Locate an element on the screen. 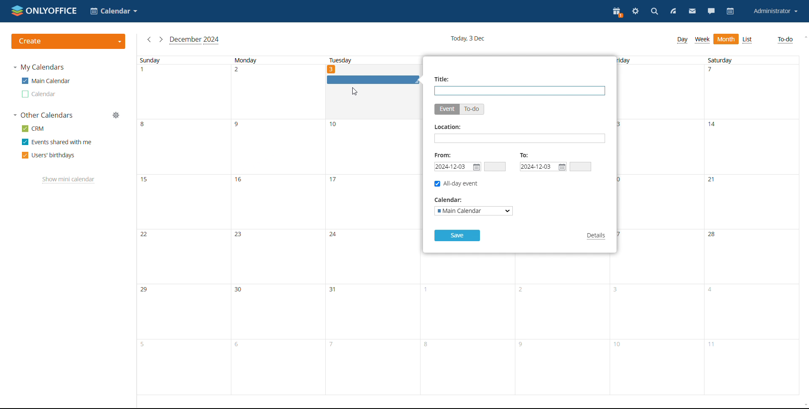 The width and height of the screenshot is (809, 409). previous month is located at coordinates (149, 40).